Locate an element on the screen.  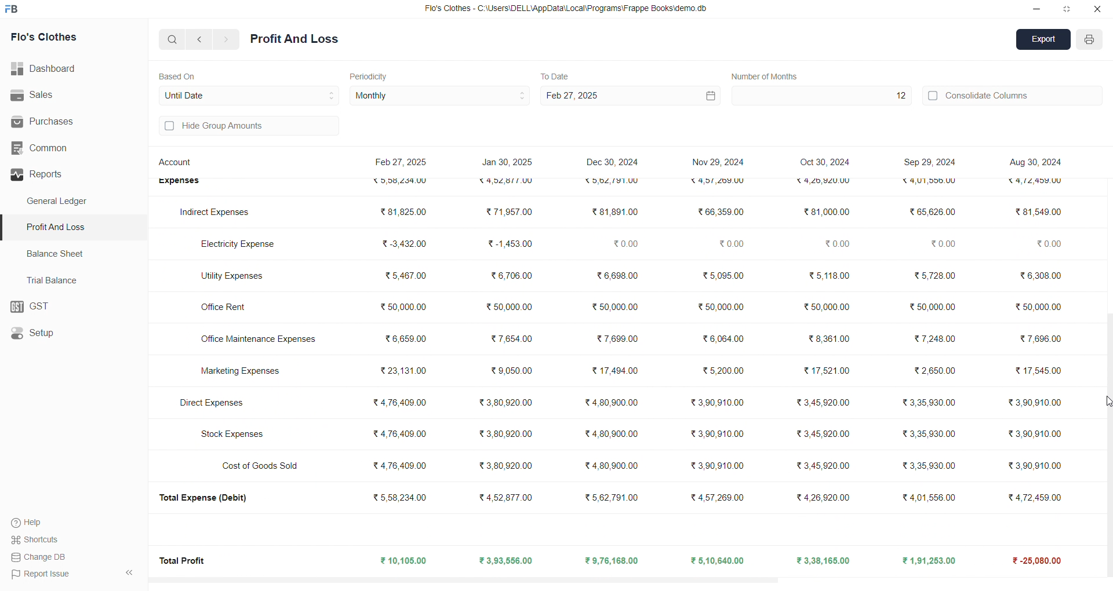
₹4,52,877.00 is located at coordinates (509, 183).